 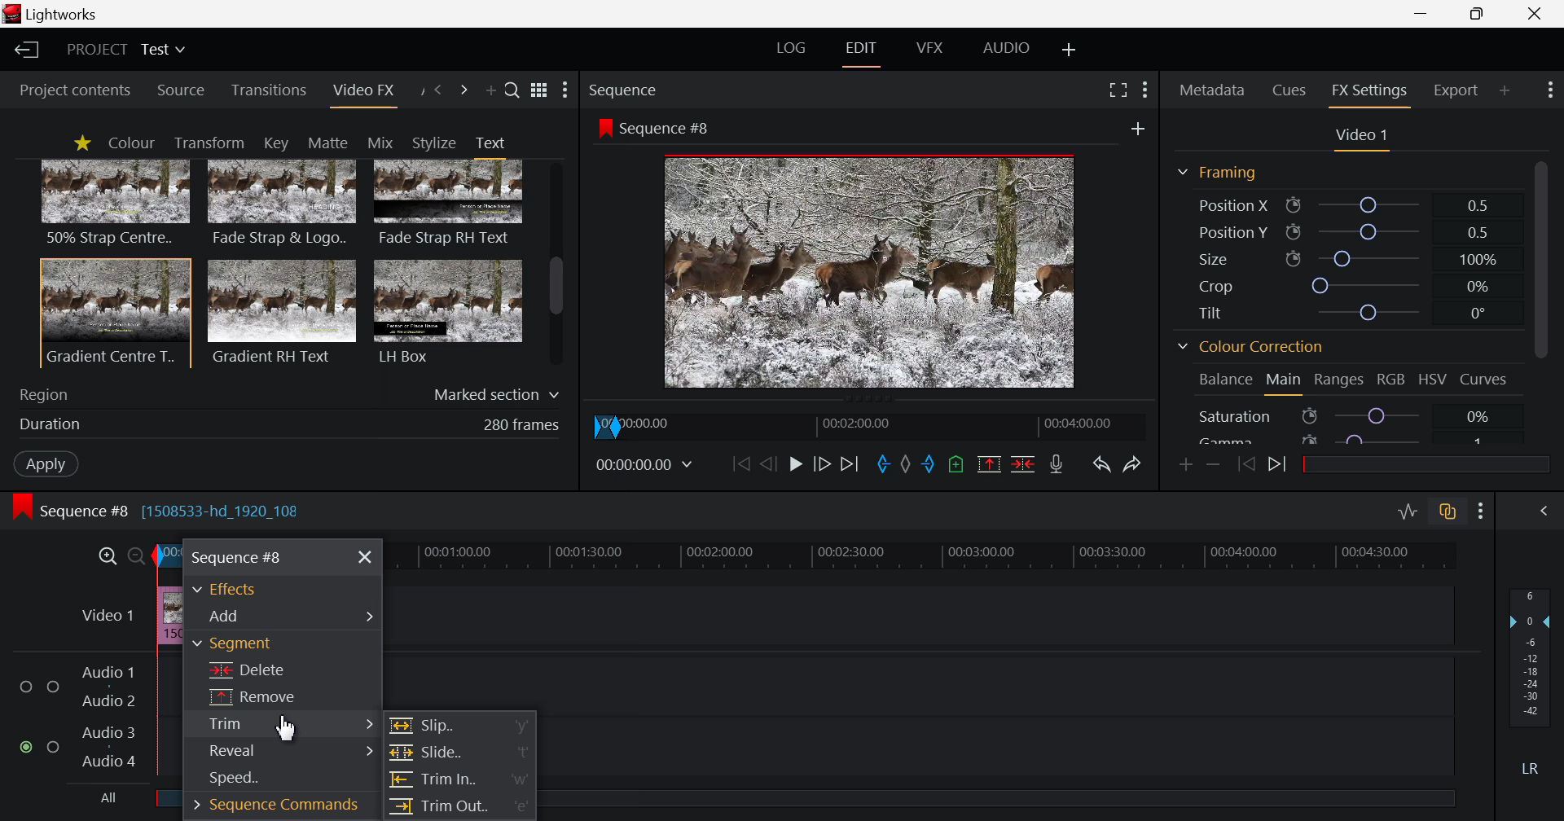 What do you see at coordinates (541, 90) in the screenshot?
I see `Toggle between list and title views` at bounding box center [541, 90].